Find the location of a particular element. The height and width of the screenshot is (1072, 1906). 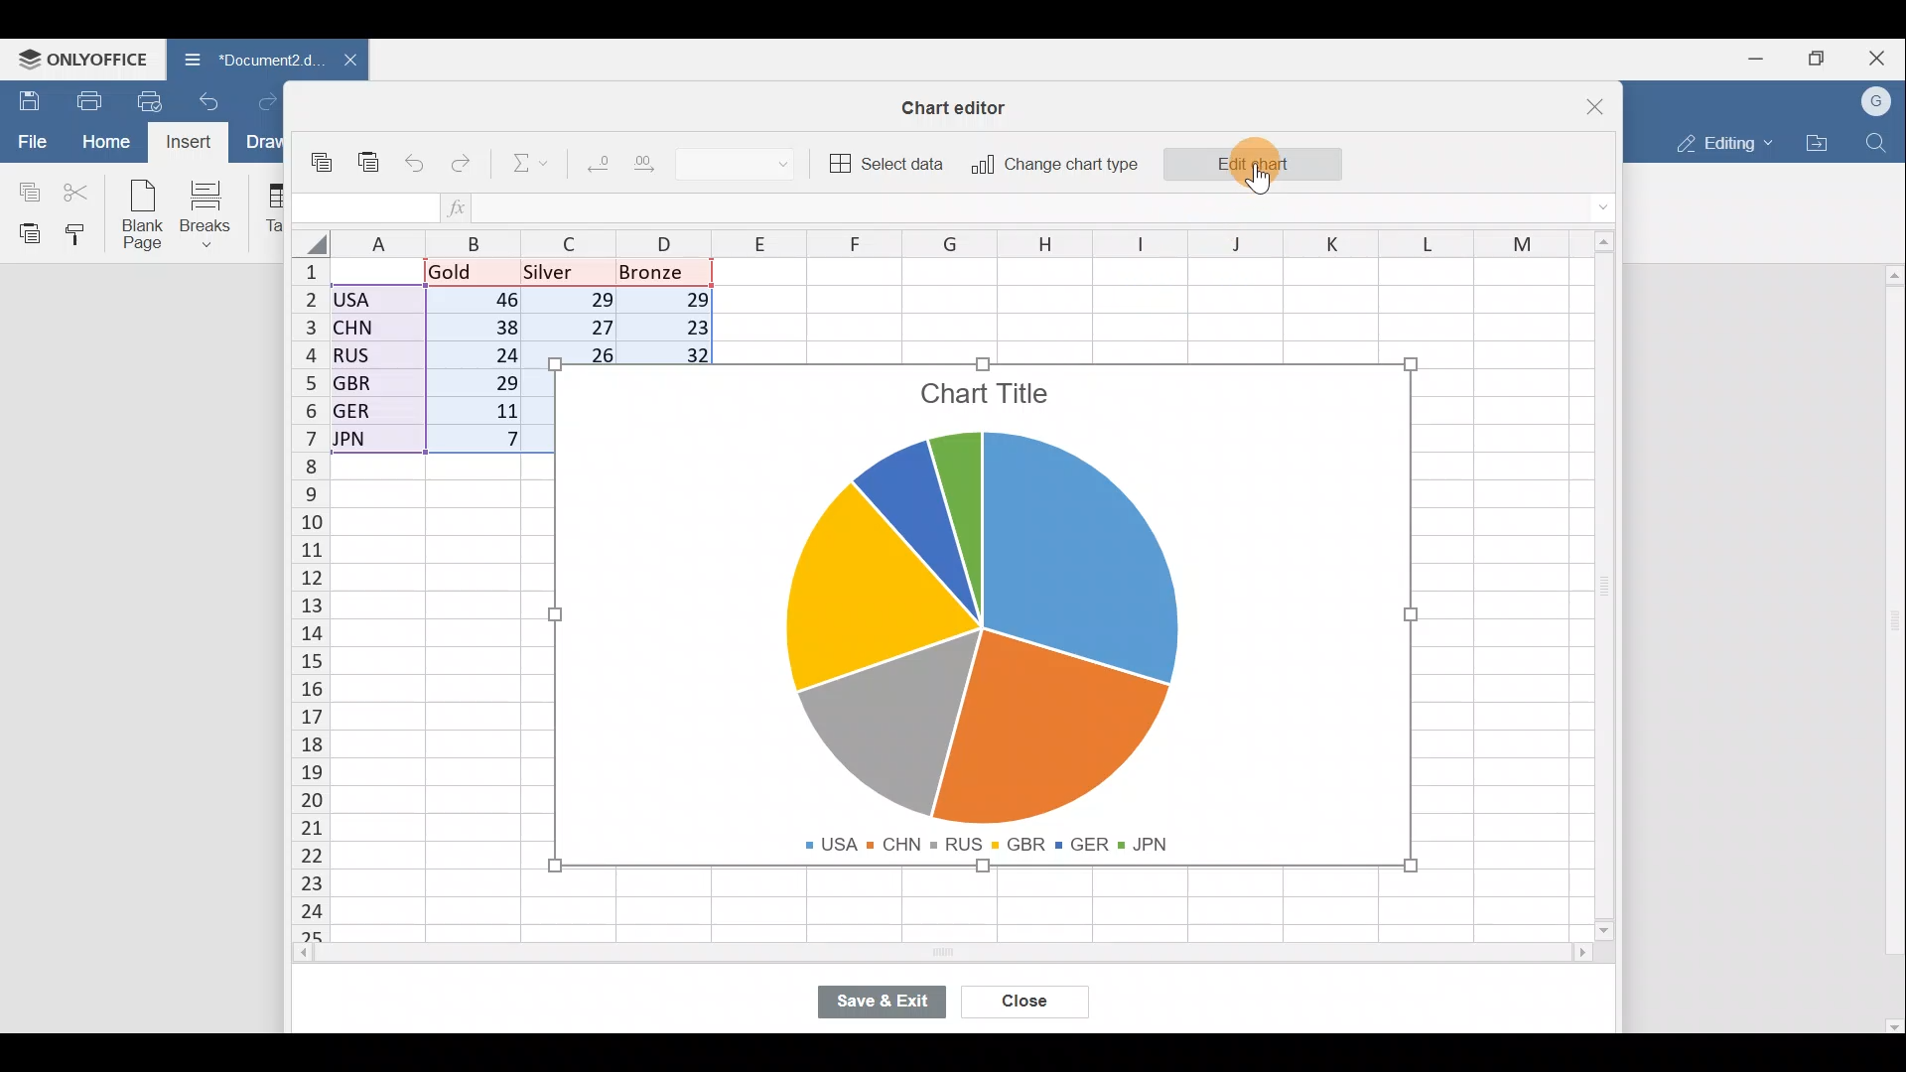

Select data is located at coordinates (885, 161).